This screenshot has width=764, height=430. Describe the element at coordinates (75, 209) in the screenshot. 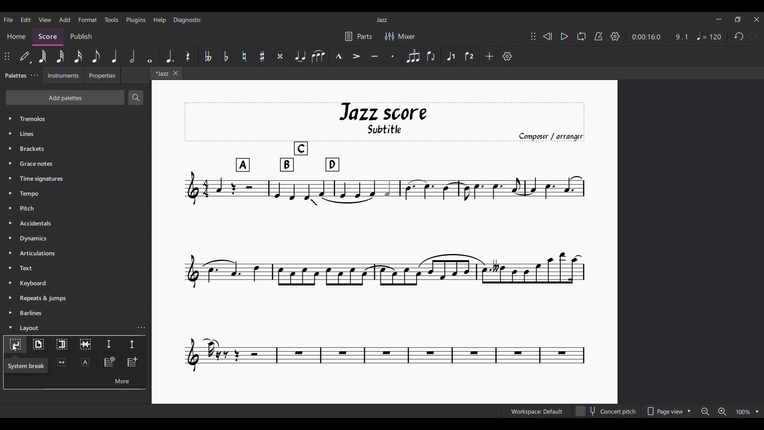

I see `Pitch` at that location.